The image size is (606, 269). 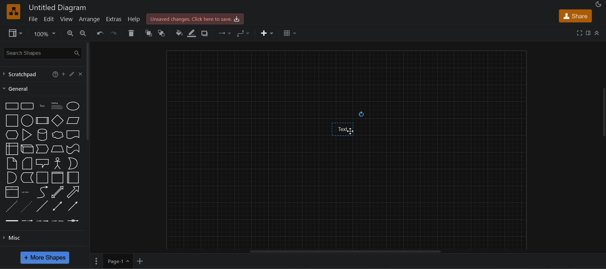 What do you see at coordinates (49, 19) in the screenshot?
I see `edit` at bounding box center [49, 19].